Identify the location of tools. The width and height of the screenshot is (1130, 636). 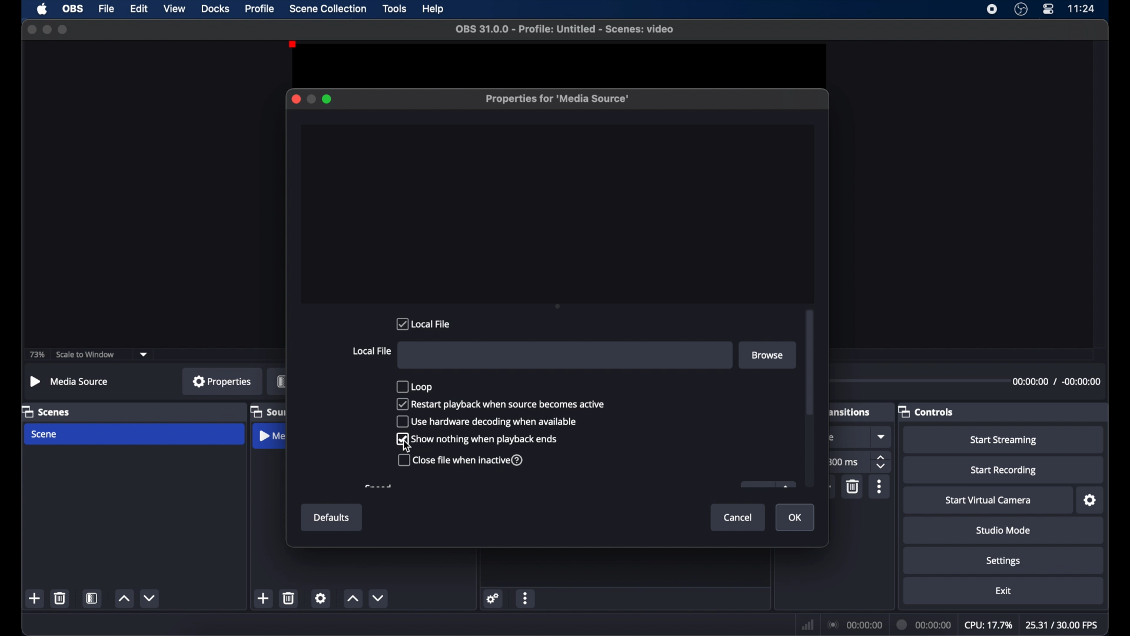
(395, 8).